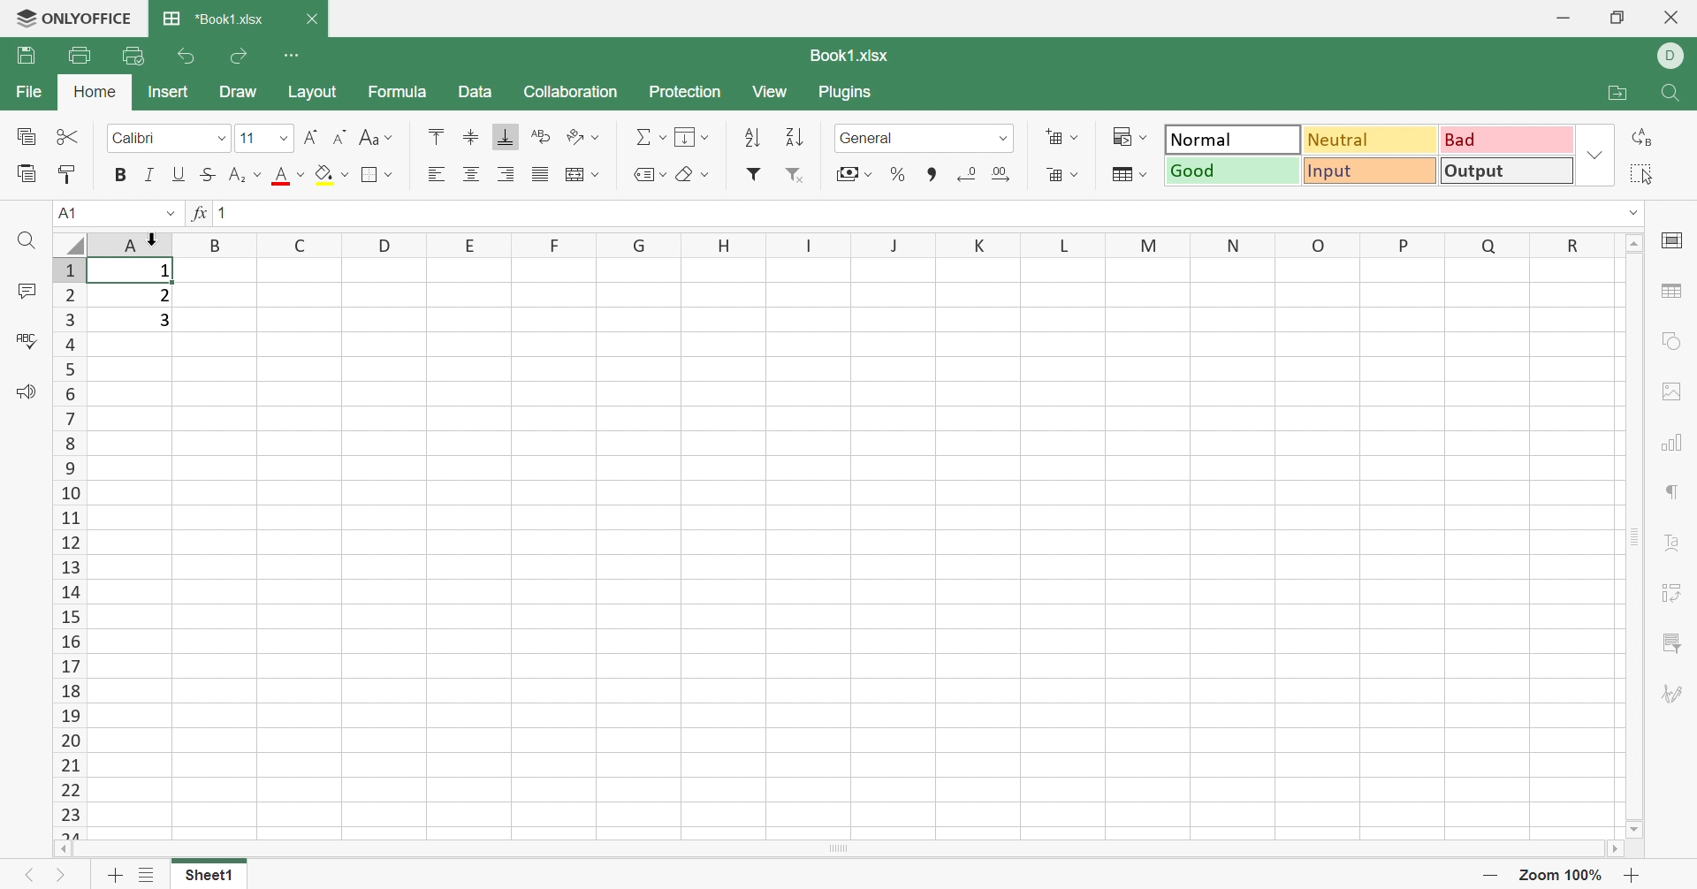  Describe the element at coordinates (114, 874) in the screenshot. I see `Add sheet` at that location.